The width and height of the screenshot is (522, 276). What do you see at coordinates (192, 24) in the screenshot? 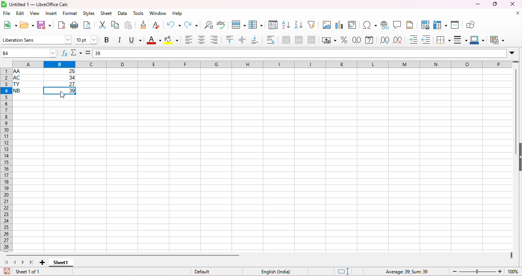
I see `redo` at bounding box center [192, 24].